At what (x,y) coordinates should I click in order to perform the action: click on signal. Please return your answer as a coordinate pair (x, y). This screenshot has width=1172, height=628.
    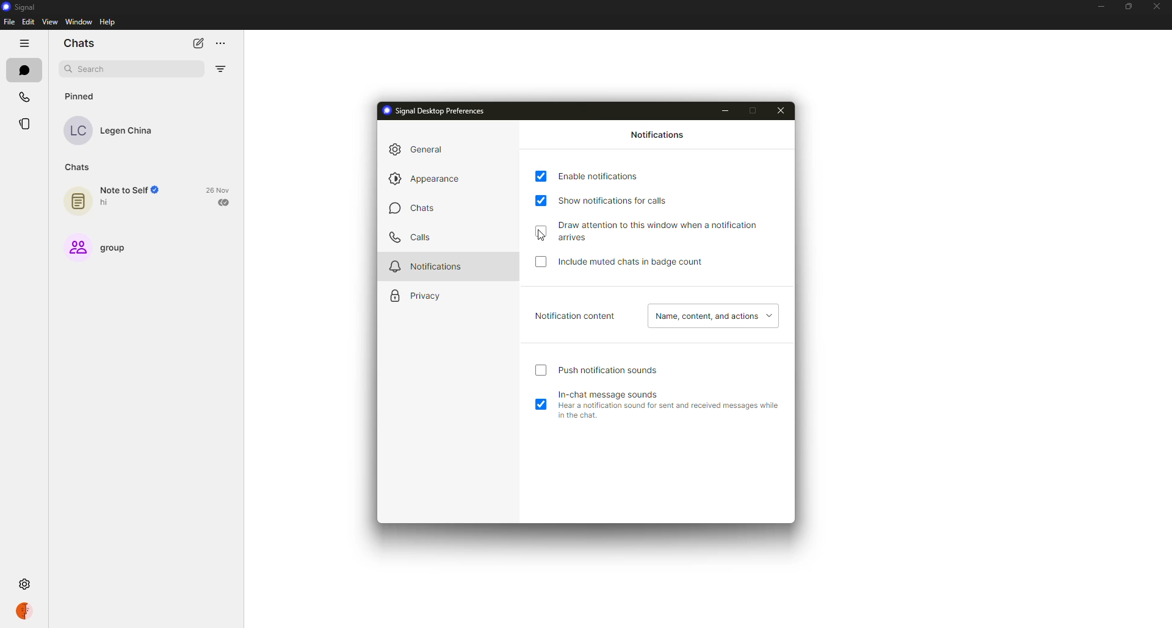
    Looking at the image, I should click on (21, 6).